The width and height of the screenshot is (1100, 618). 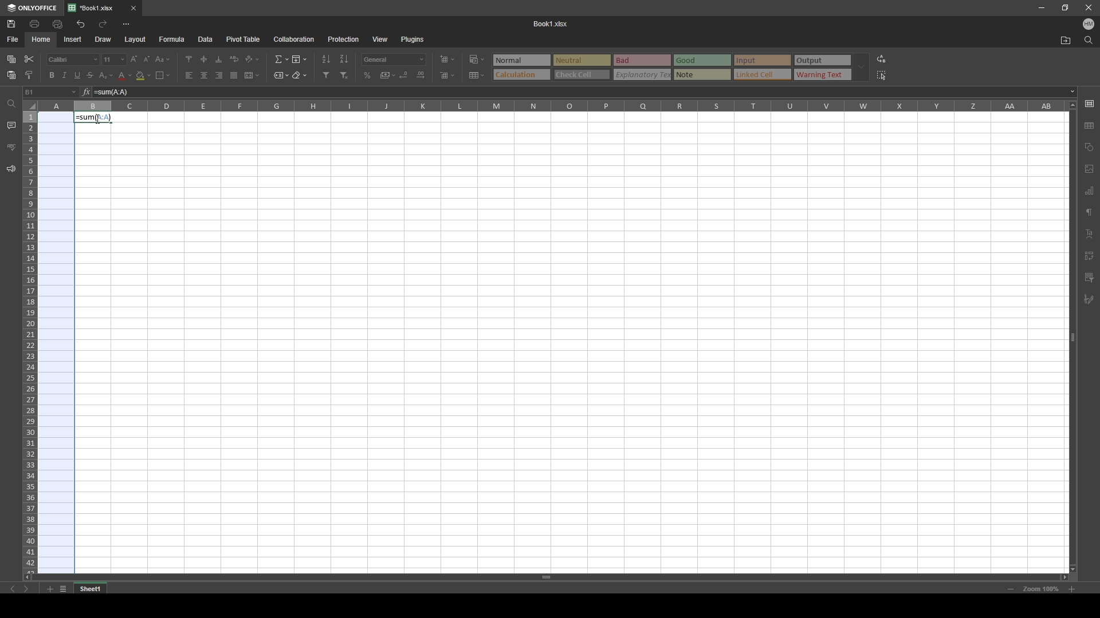 I want to click on layout, so click(x=136, y=40).